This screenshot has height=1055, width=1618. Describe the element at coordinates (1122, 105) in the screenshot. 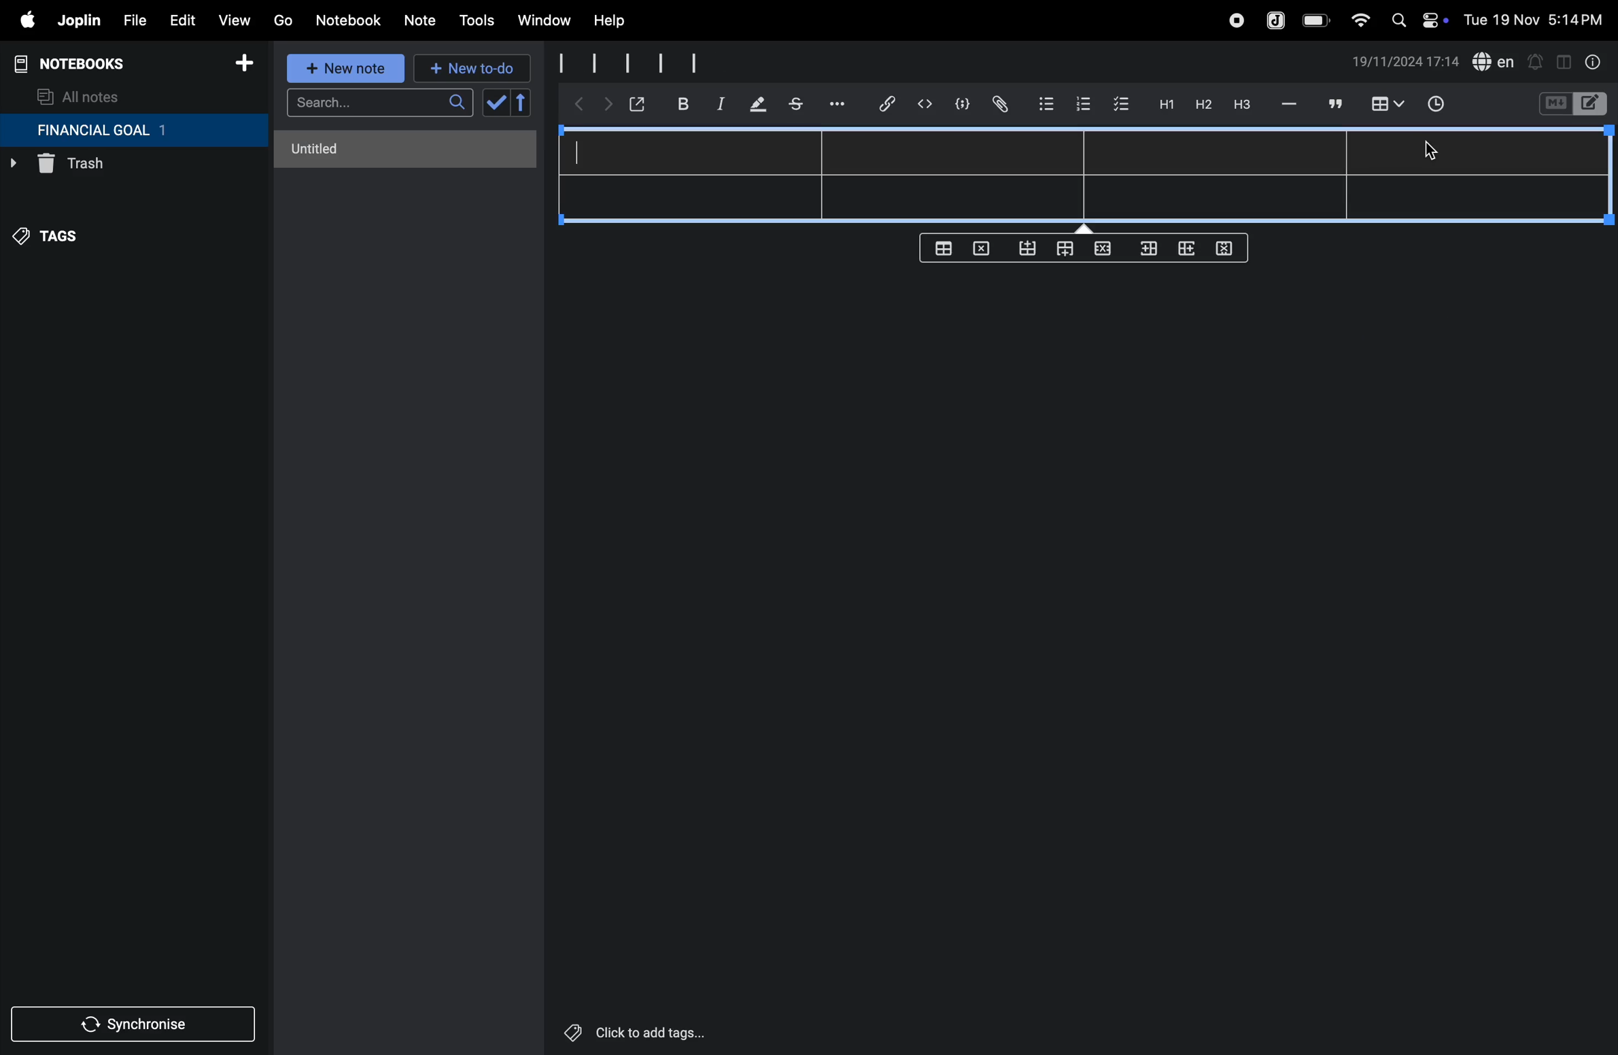

I see `check box` at that location.